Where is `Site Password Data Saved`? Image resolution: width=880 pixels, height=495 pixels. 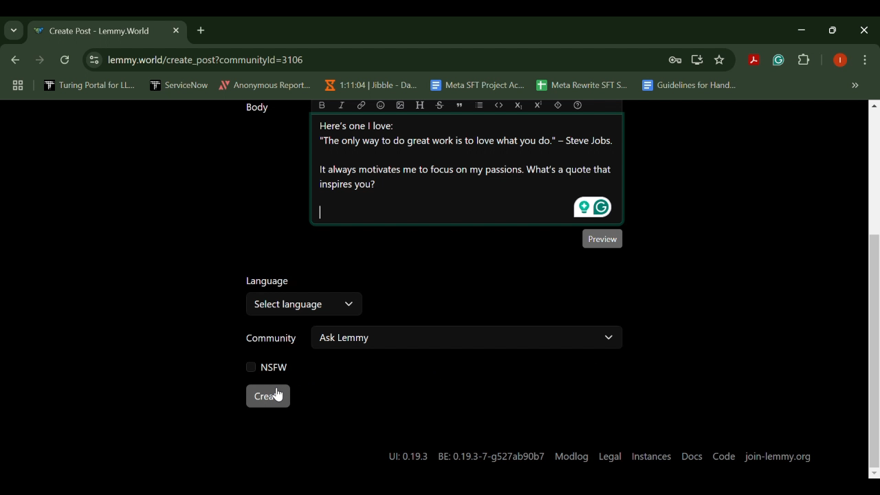 Site Password Data Saved is located at coordinates (675, 60).